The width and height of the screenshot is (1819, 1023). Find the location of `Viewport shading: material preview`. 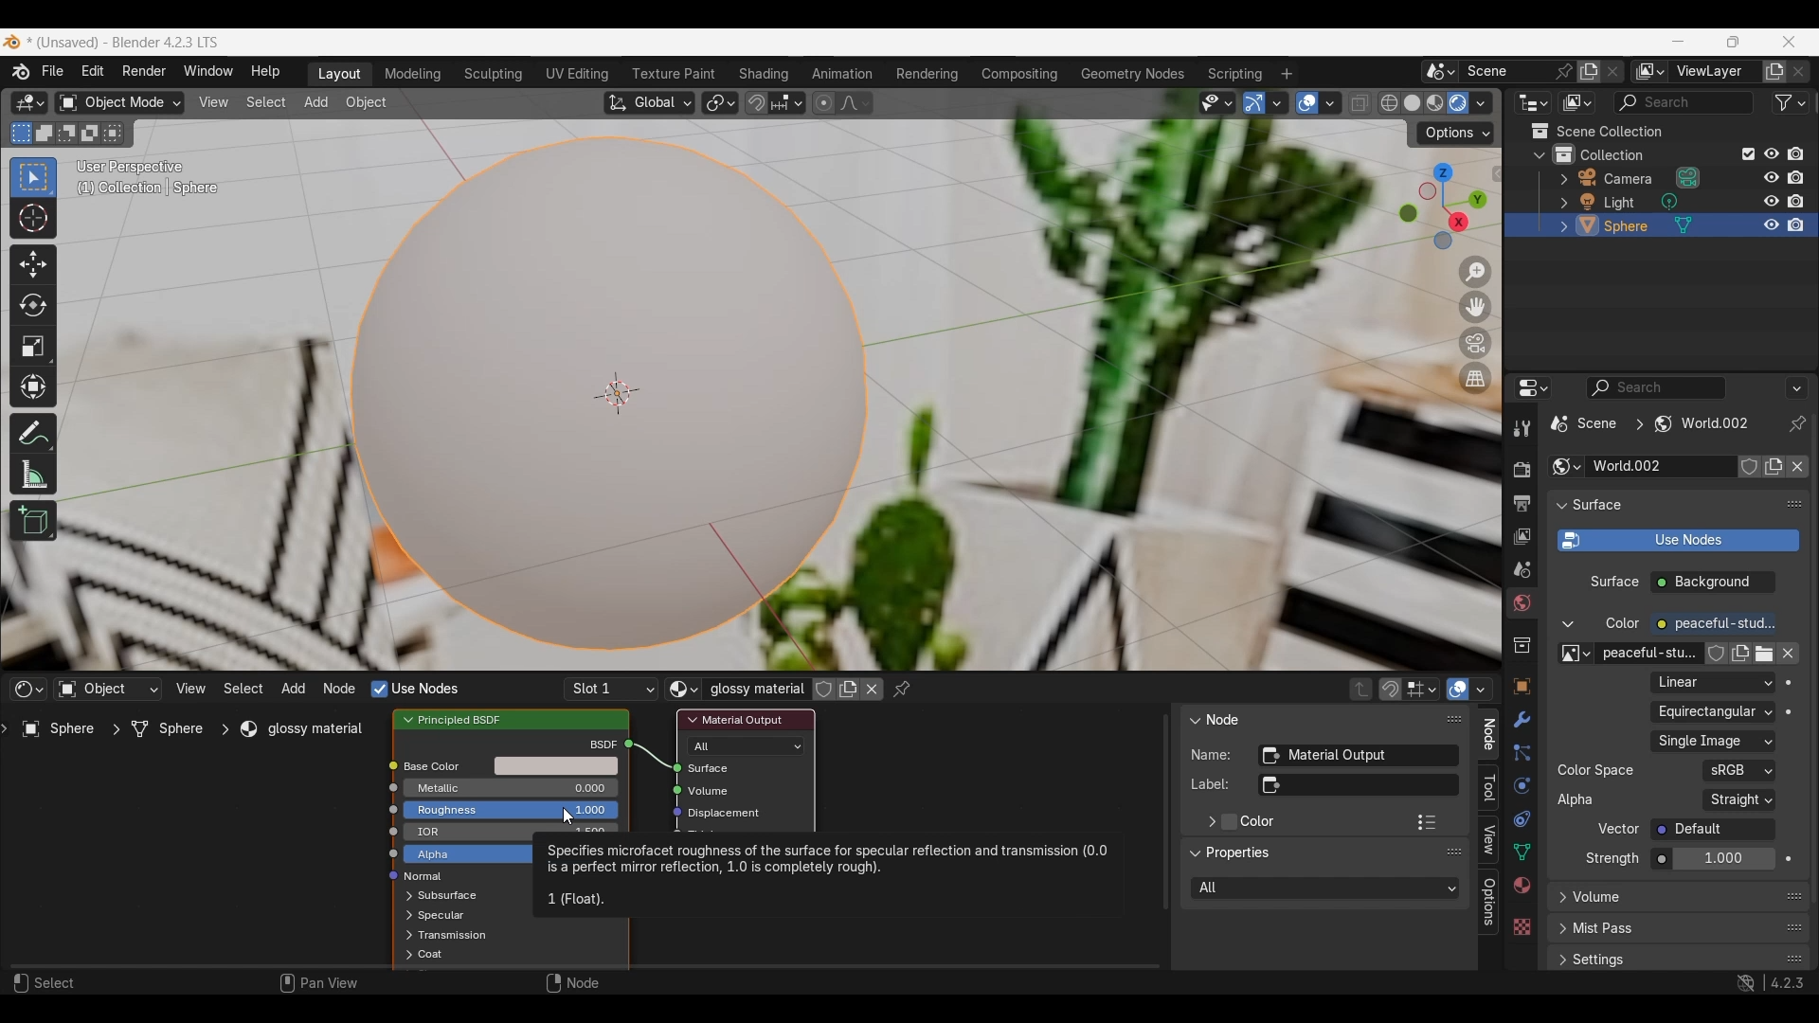

Viewport shading: material preview is located at coordinates (1435, 103).